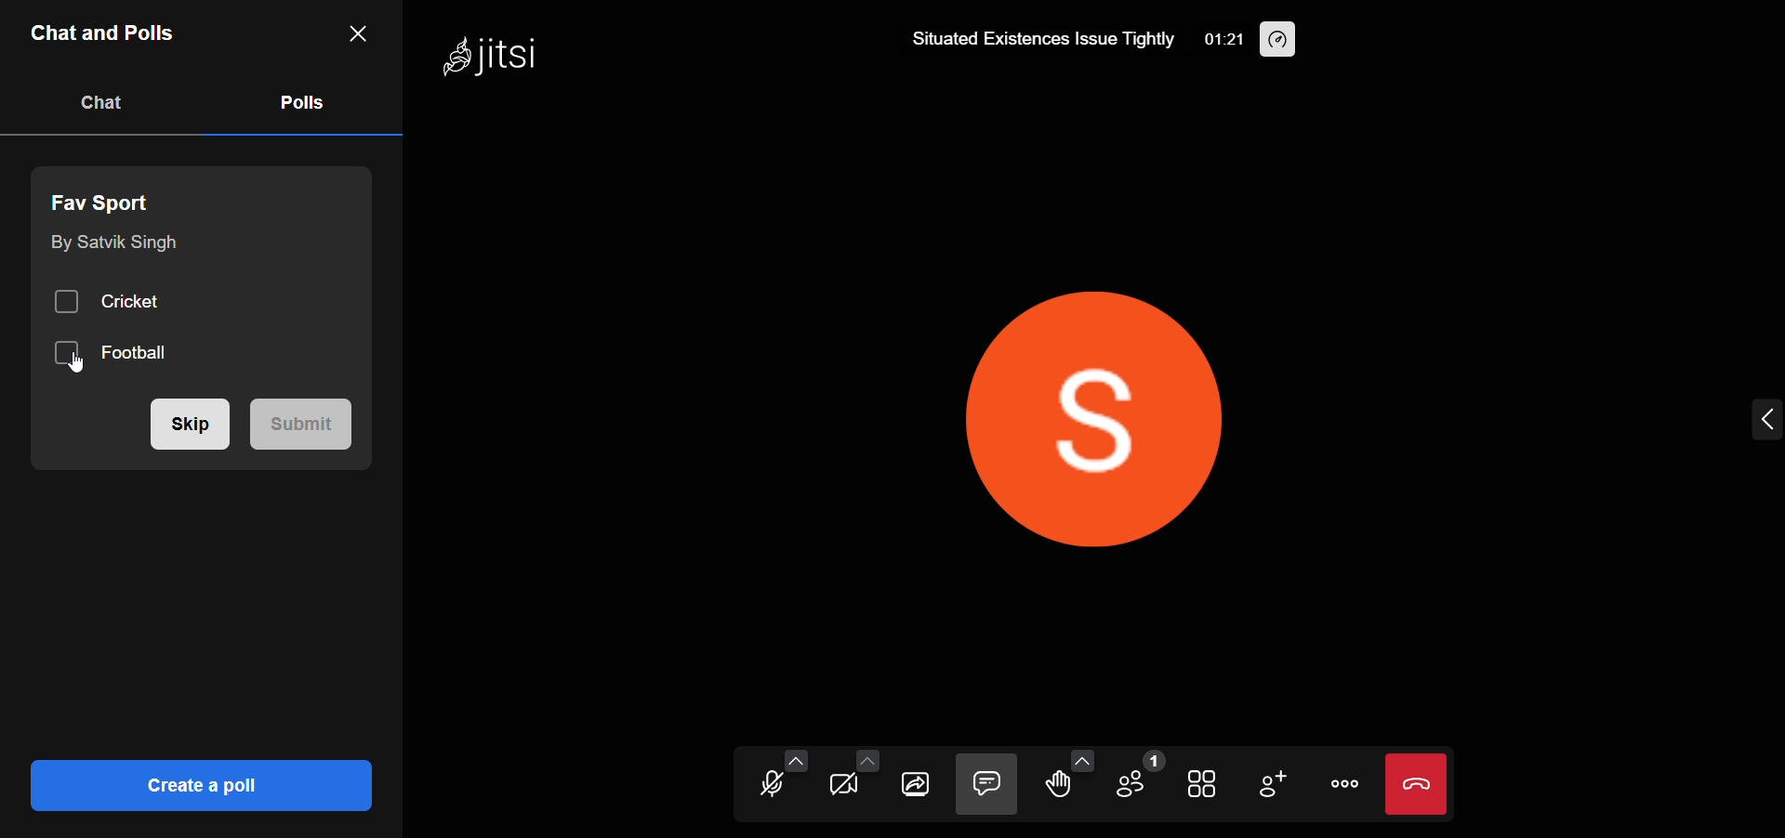 Image resolution: width=1785 pixels, height=838 pixels. What do you see at coordinates (1344, 783) in the screenshot?
I see `more` at bounding box center [1344, 783].